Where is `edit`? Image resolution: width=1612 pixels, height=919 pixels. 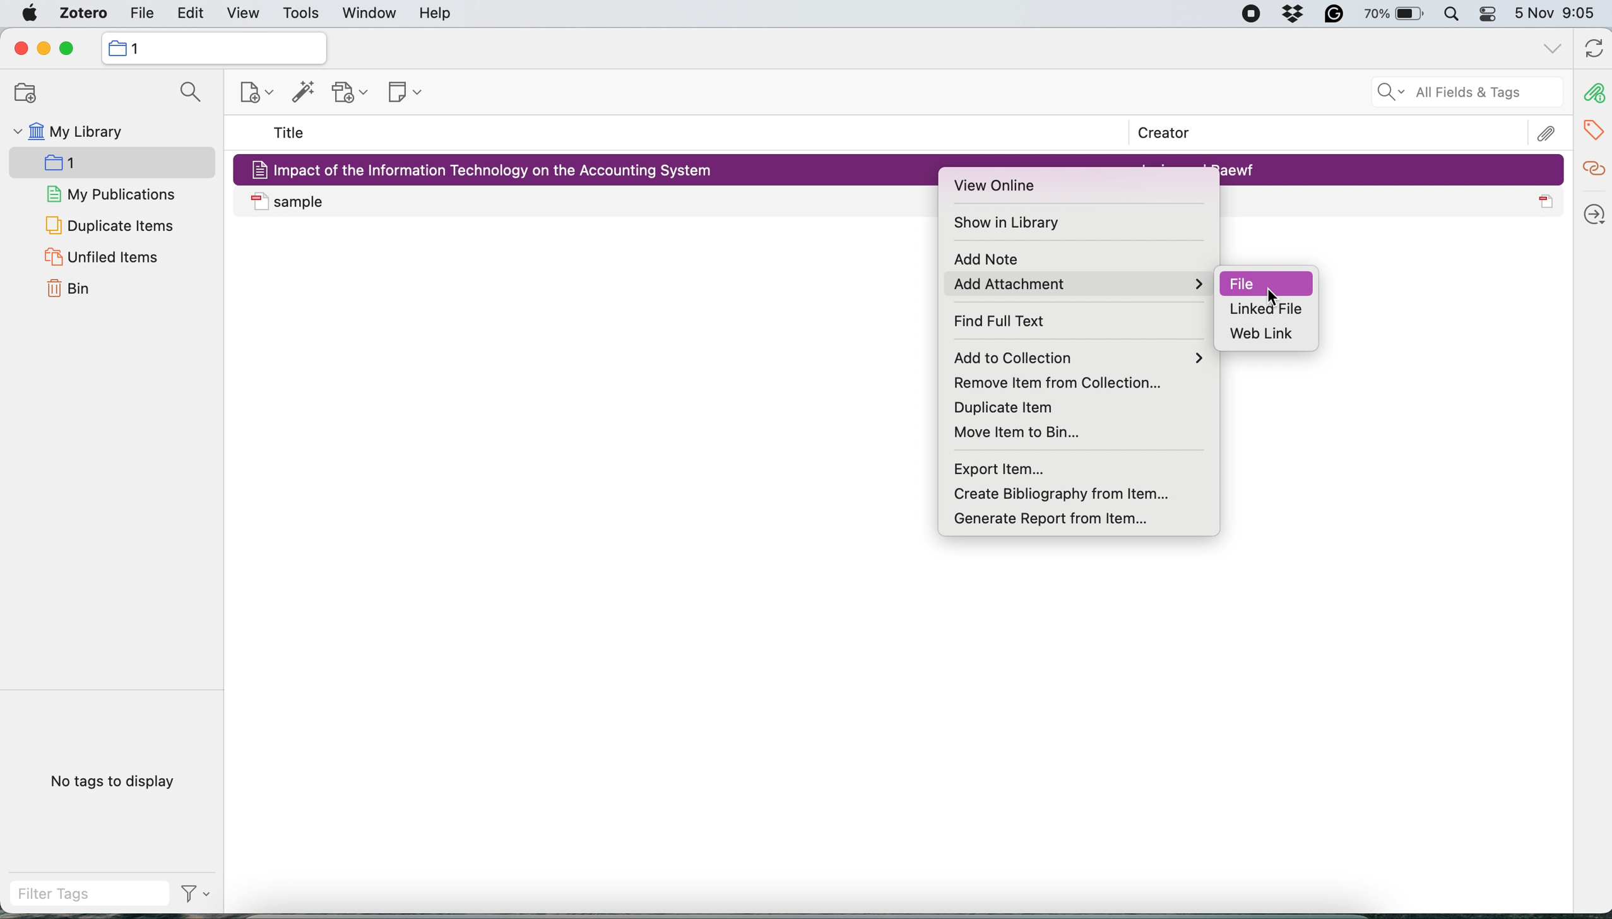 edit is located at coordinates (192, 15).